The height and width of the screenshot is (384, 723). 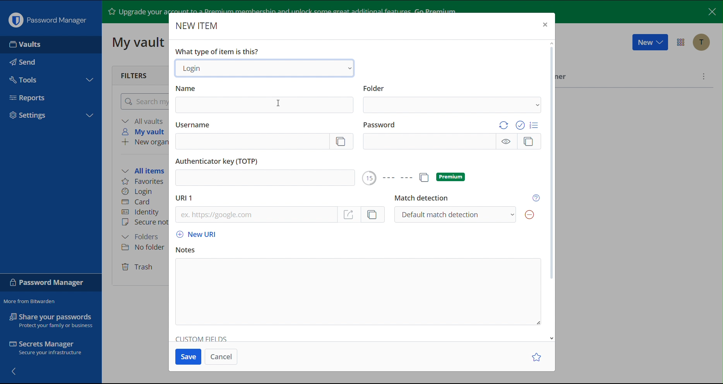 I want to click on New URL, so click(x=201, y=234).